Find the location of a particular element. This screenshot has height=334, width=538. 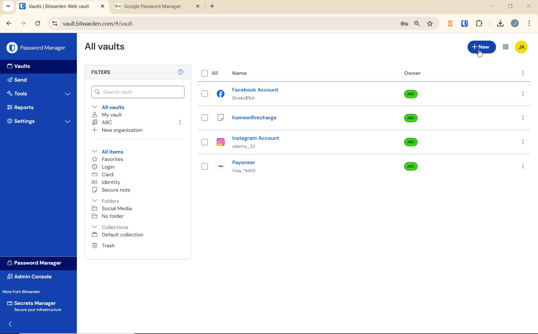

address bar is located at coordinates (221, 24).